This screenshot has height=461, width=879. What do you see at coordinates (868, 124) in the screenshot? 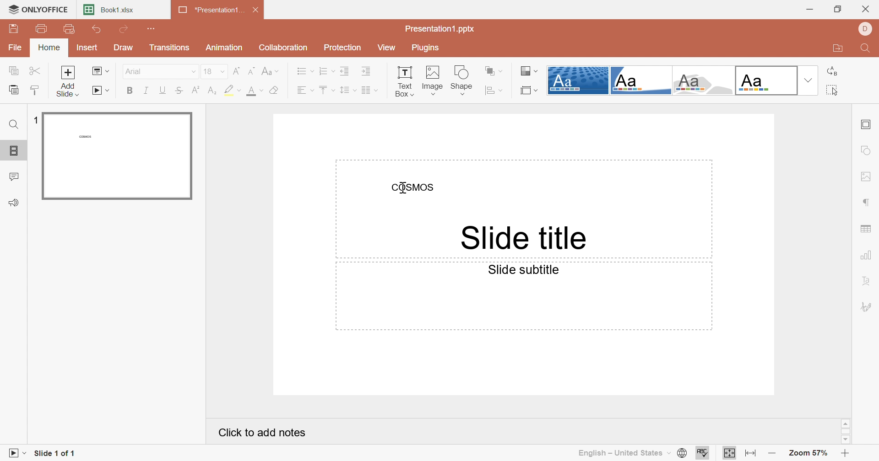
I see `Slide settings` at bounding box center [868, 124].